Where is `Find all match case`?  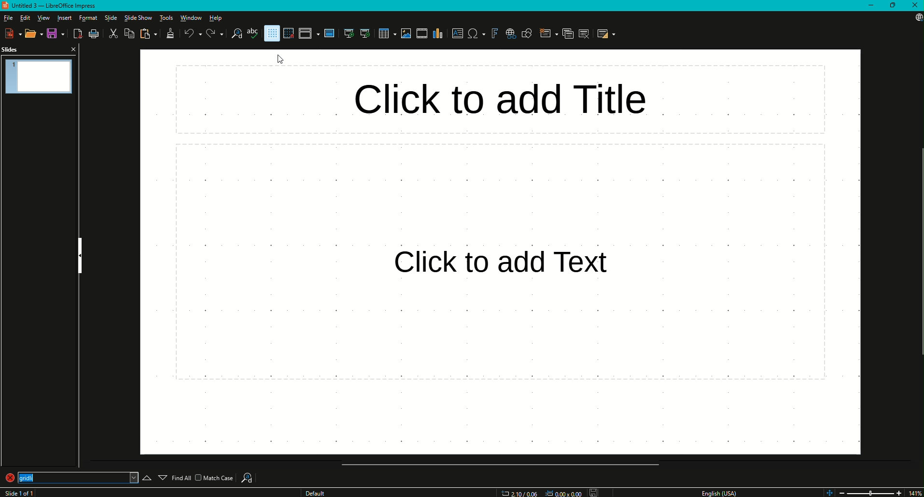 Find all match case is located at coordinates (204, 477).